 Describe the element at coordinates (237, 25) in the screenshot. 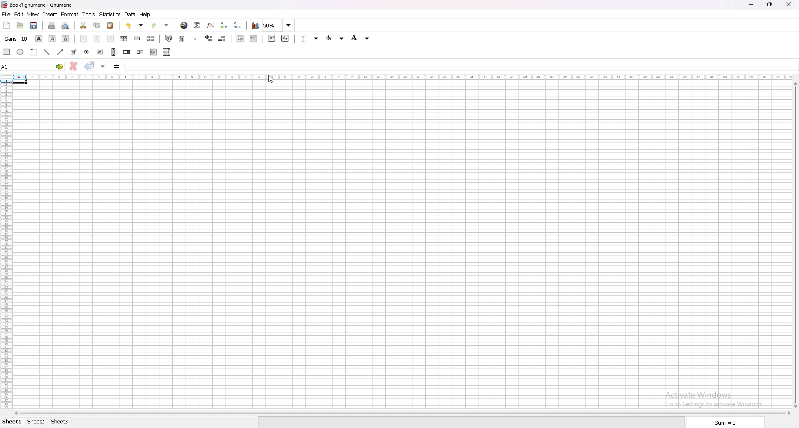

I see `sort descending` at that location.